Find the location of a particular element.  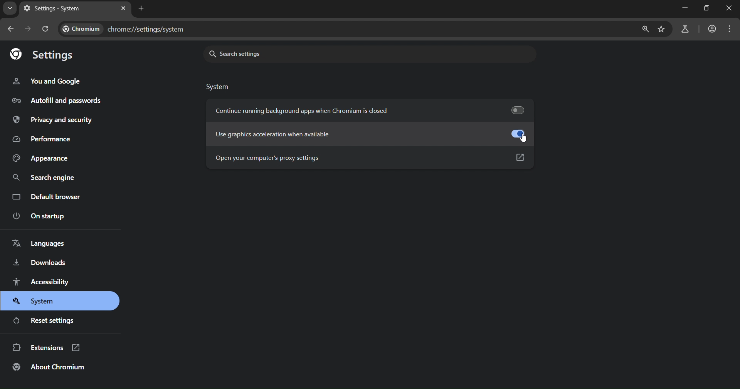

continue running background apps when chromium is closed is located at coordinates (304, 110).